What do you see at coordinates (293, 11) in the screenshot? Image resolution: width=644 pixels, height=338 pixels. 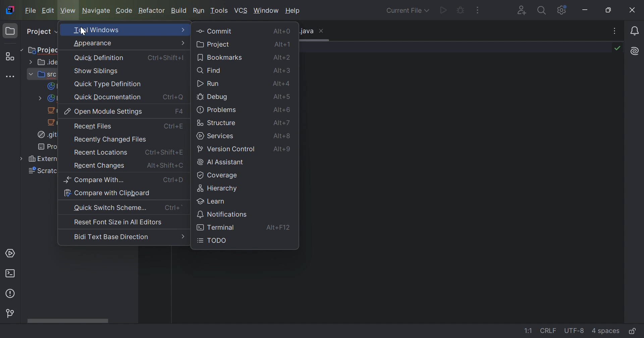 I see `Help` at bounding box center [293, 11].